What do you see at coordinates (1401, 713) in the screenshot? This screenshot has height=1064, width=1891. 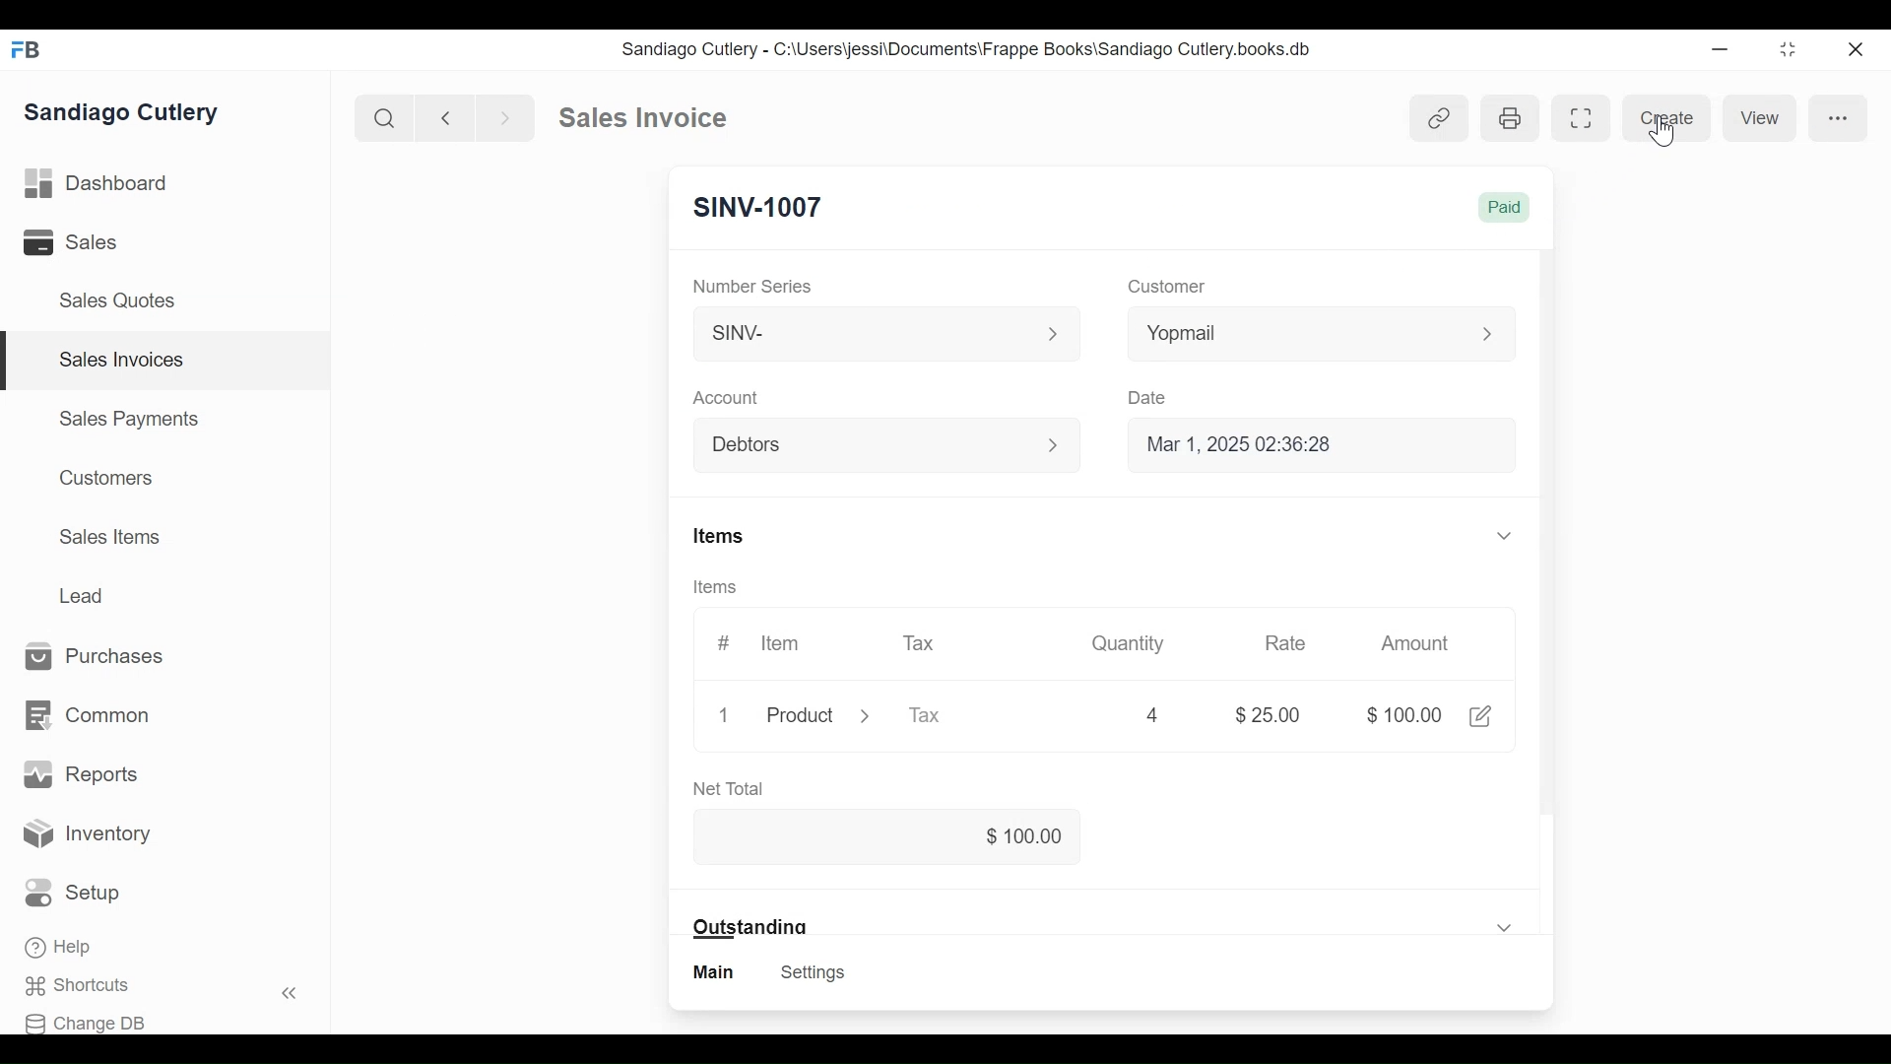 I see `$100.00` at bounding box center [1401, 713].